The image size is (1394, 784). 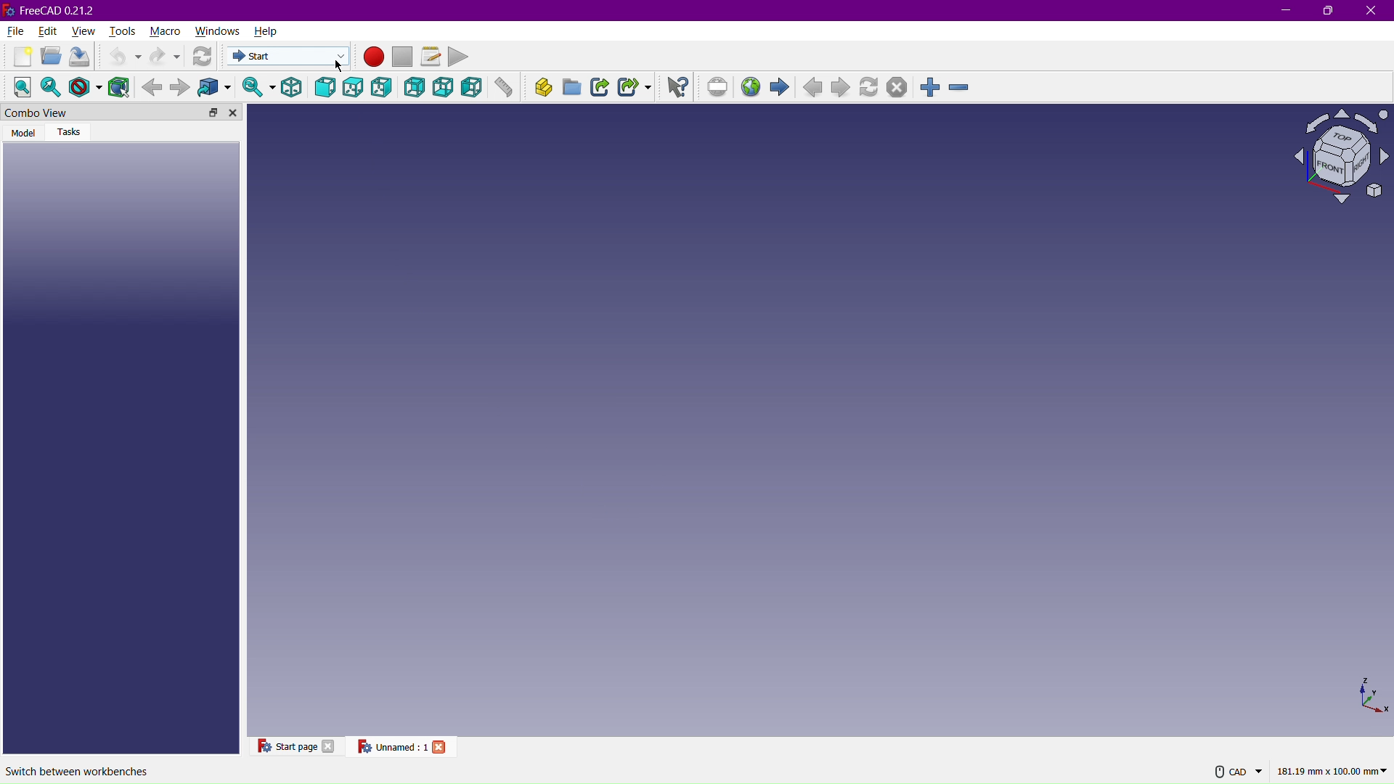 I want to click on CAD, so click(x=1241, y=772).